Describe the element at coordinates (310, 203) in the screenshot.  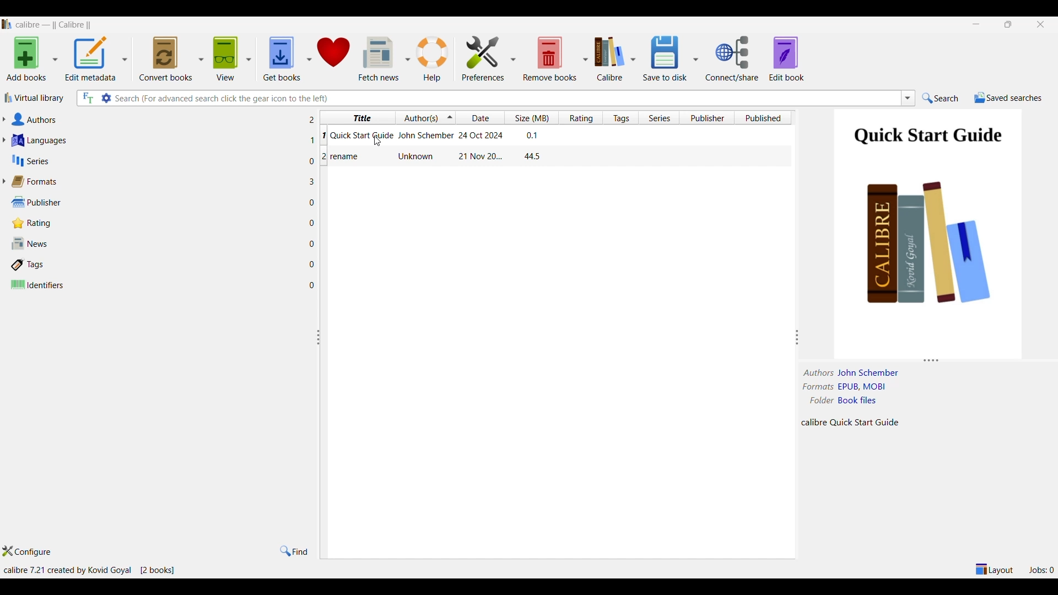
I see `File in each adjacent attribute` at that location.